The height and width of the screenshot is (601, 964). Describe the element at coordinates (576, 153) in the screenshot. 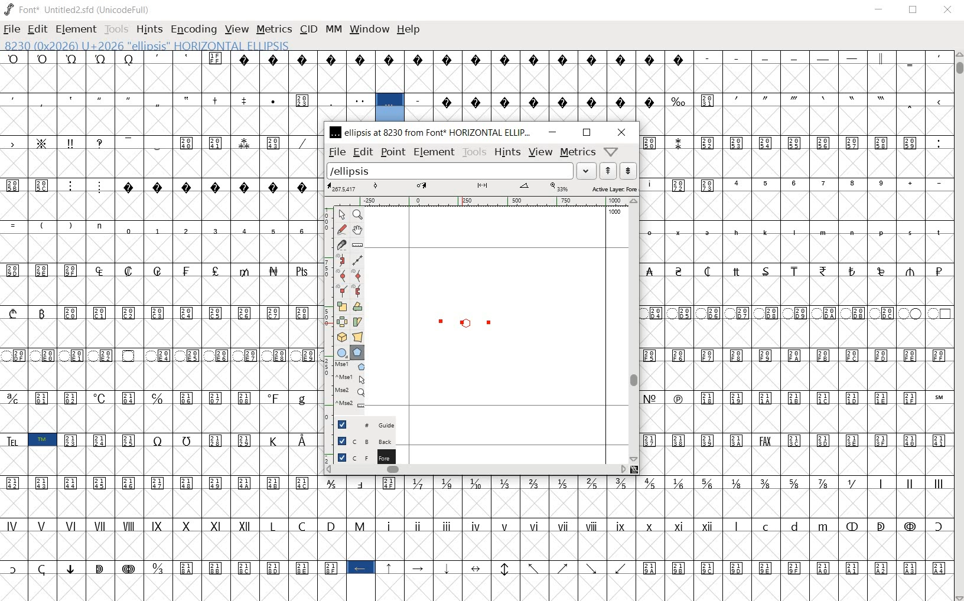

I see `metrics` at that location.